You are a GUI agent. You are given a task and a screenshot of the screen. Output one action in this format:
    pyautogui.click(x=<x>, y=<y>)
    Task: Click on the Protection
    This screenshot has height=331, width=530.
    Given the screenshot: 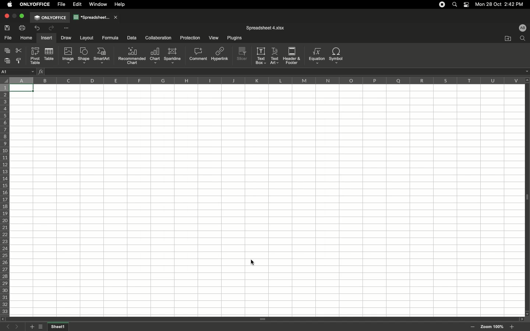 What is the action you would take?
    pyautogui.click(x=188, y=38)
    